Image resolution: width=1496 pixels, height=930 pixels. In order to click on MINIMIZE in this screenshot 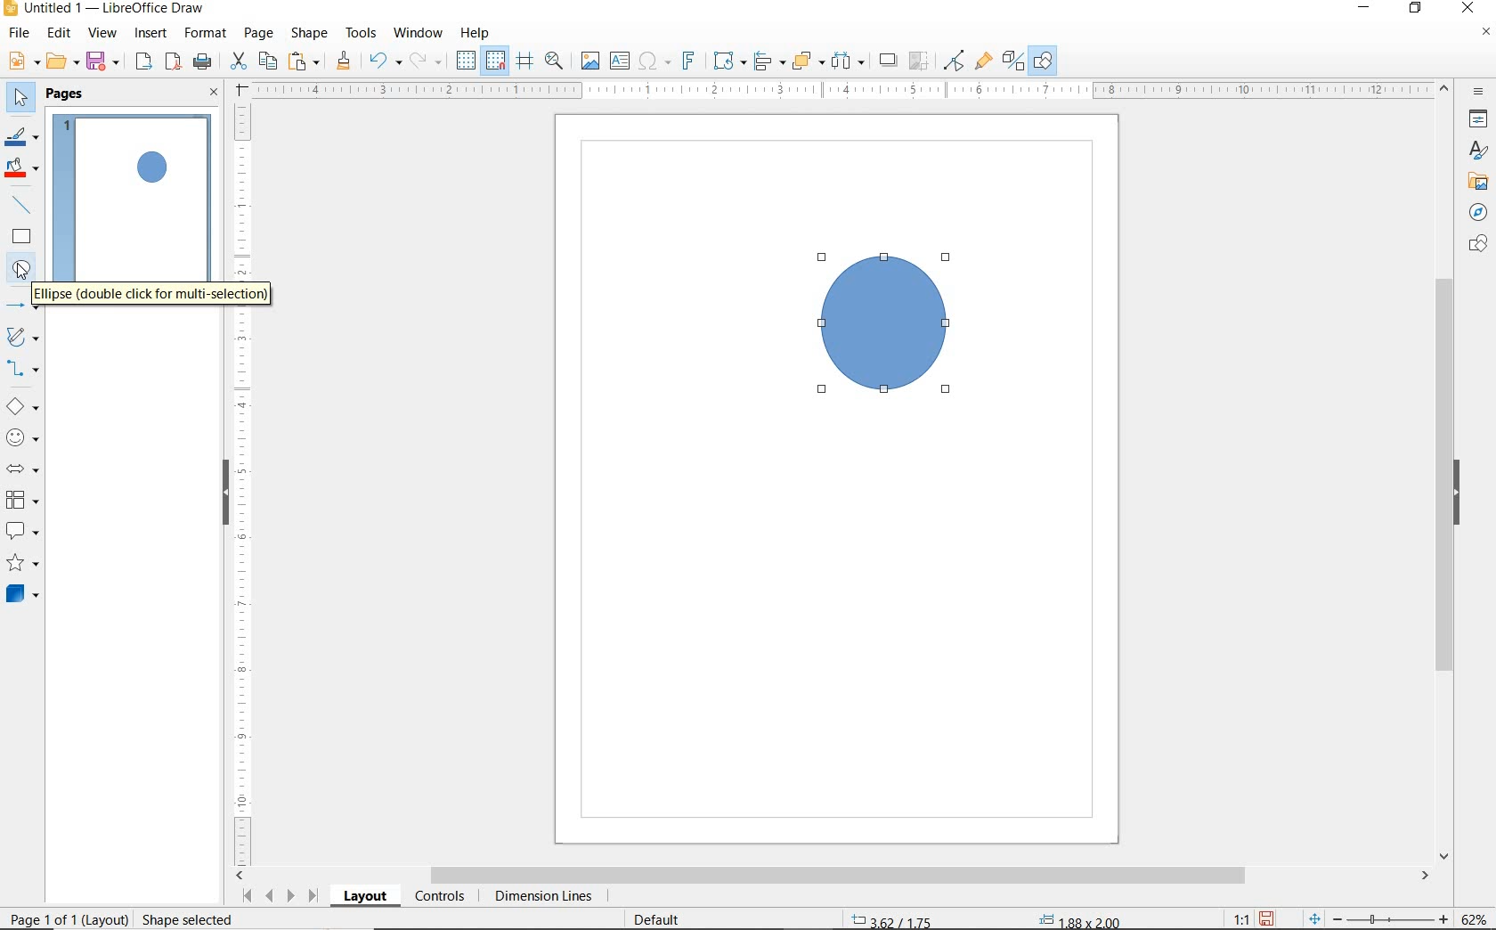, I will do `click(1367, 9)`.